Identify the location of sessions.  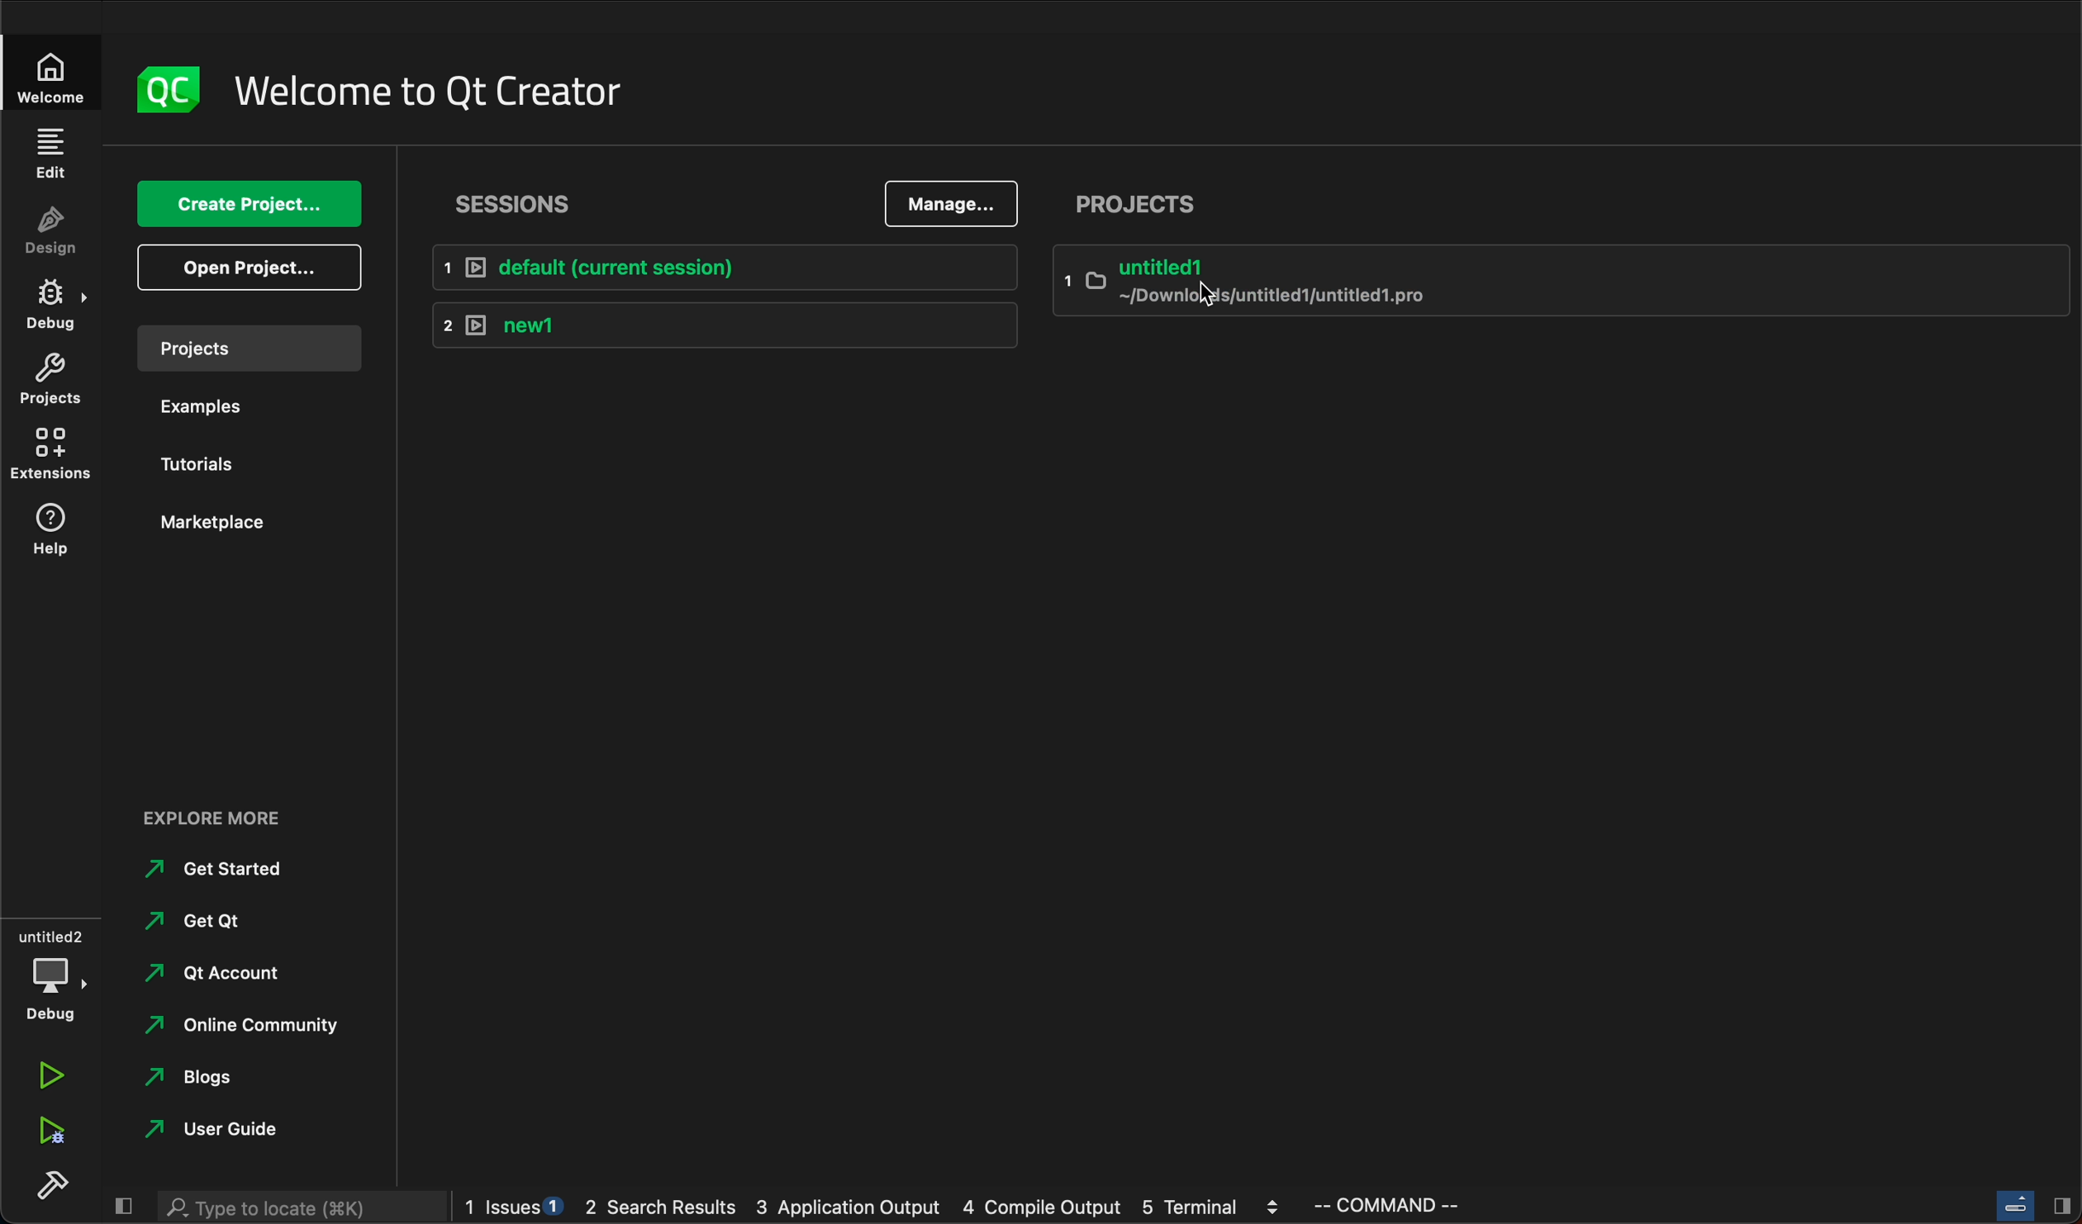
(554, 207).